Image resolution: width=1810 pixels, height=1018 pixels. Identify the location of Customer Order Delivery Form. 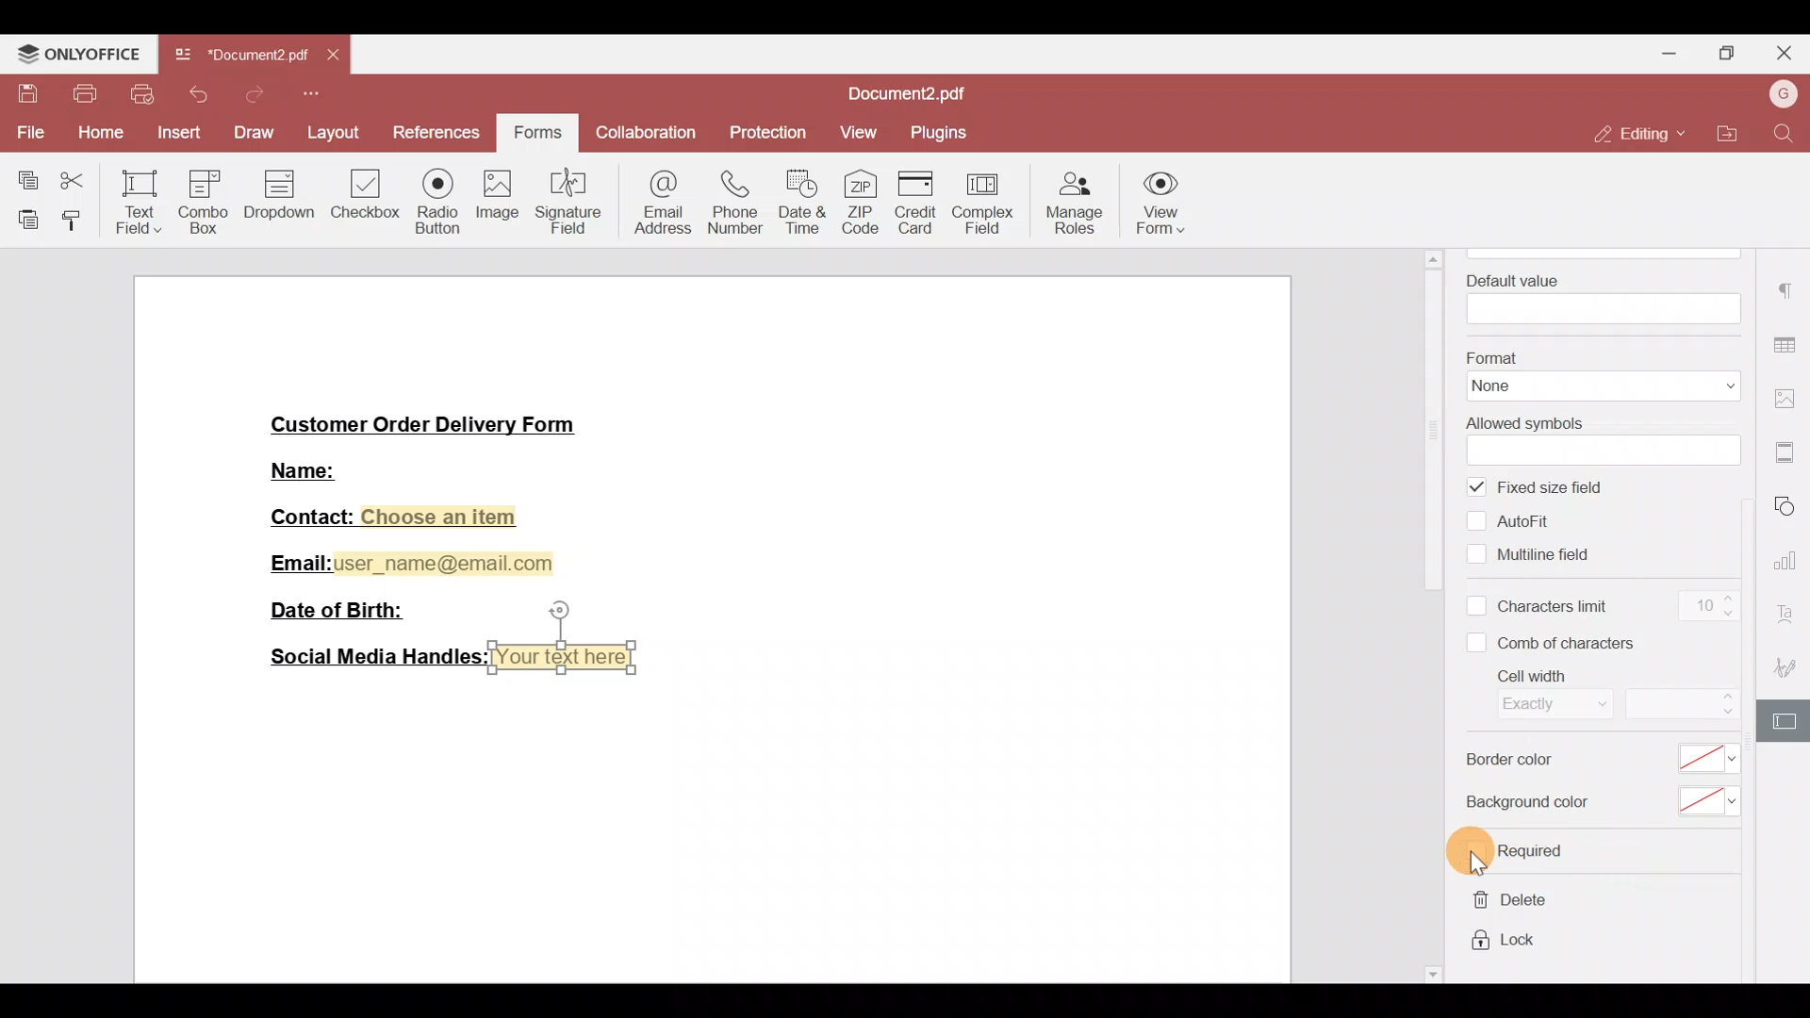
(436, 422).